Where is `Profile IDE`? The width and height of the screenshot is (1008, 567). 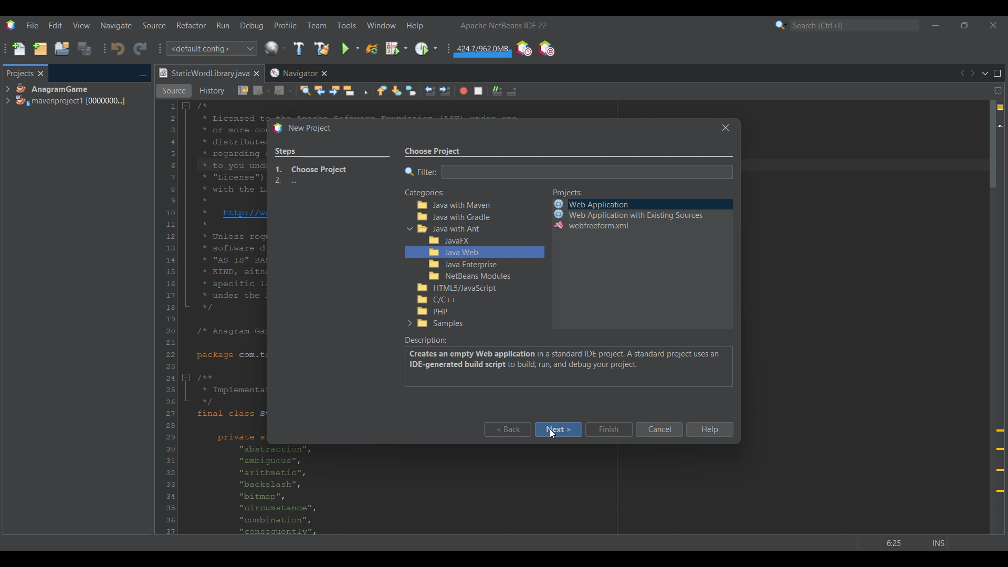 Profile IDE is located at coordinates (523, 49).